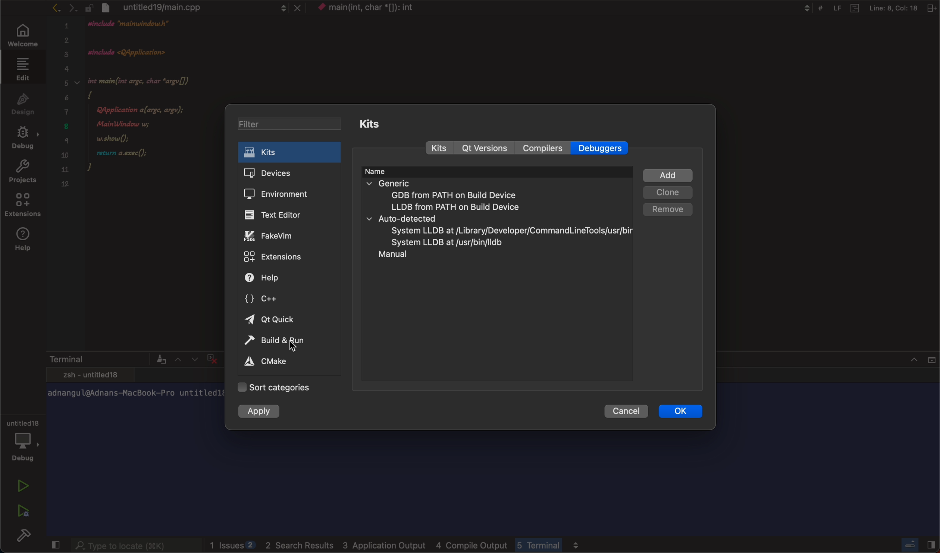  Describe the element at coordinates (284, 174) in the screenshot. I see `devices` at that location.